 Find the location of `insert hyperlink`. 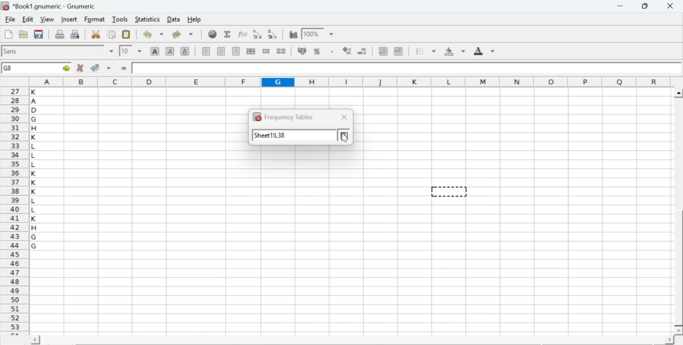

insert hyperlink is located at coordinates (213, 34).